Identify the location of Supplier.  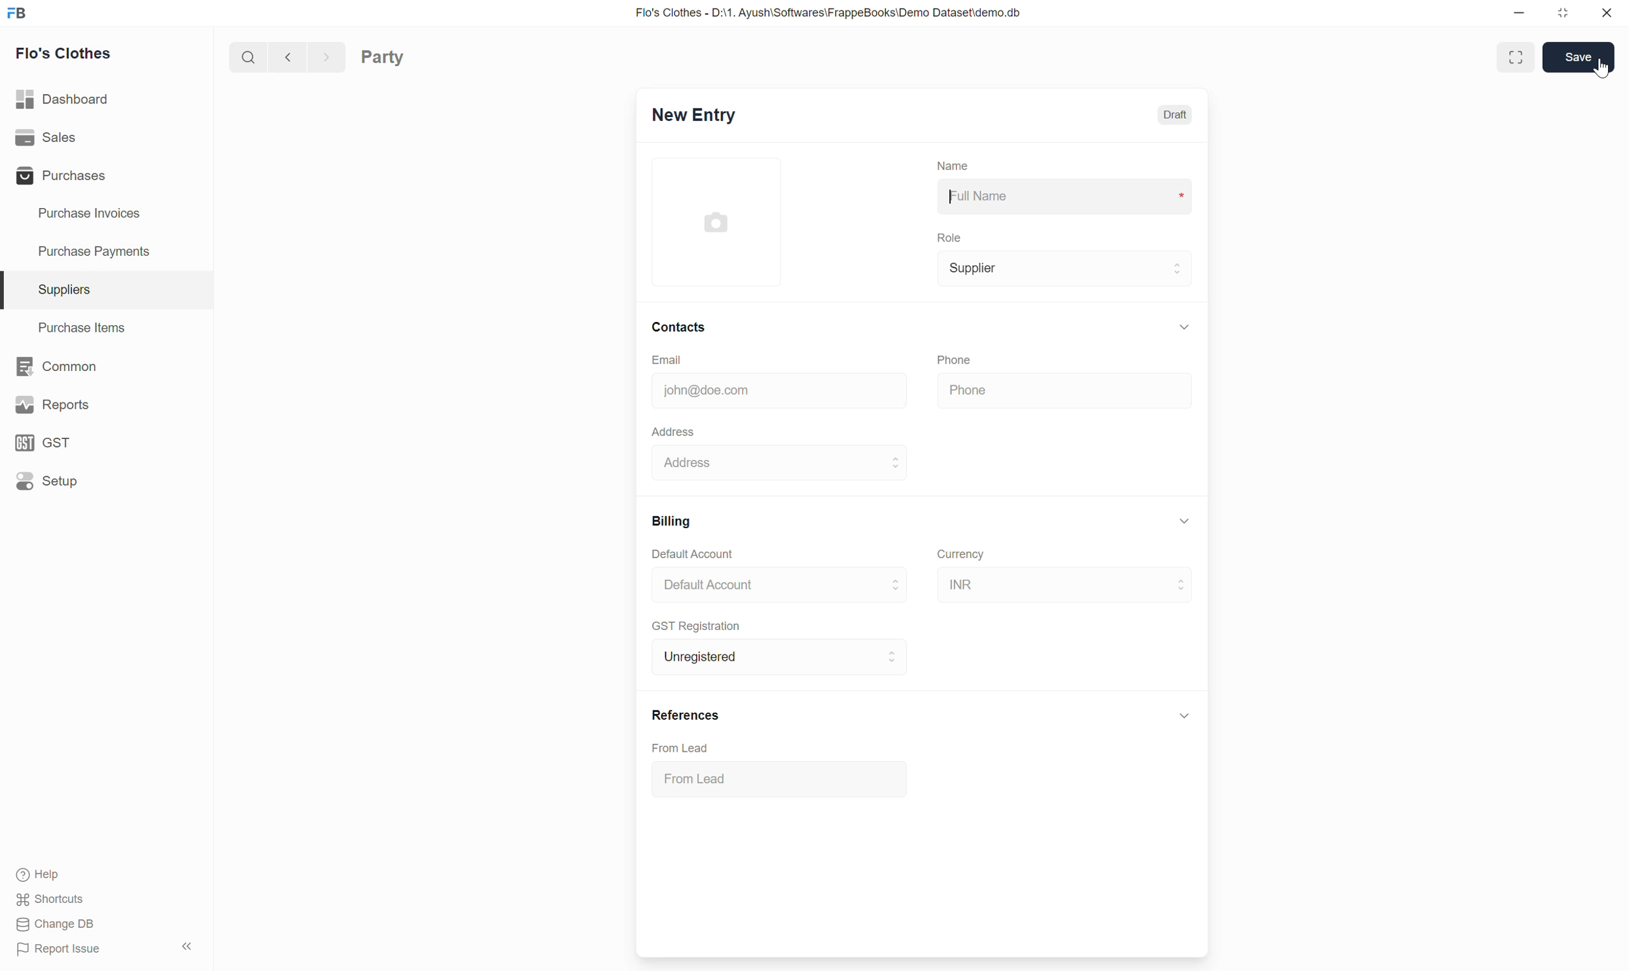
(1064, 268).